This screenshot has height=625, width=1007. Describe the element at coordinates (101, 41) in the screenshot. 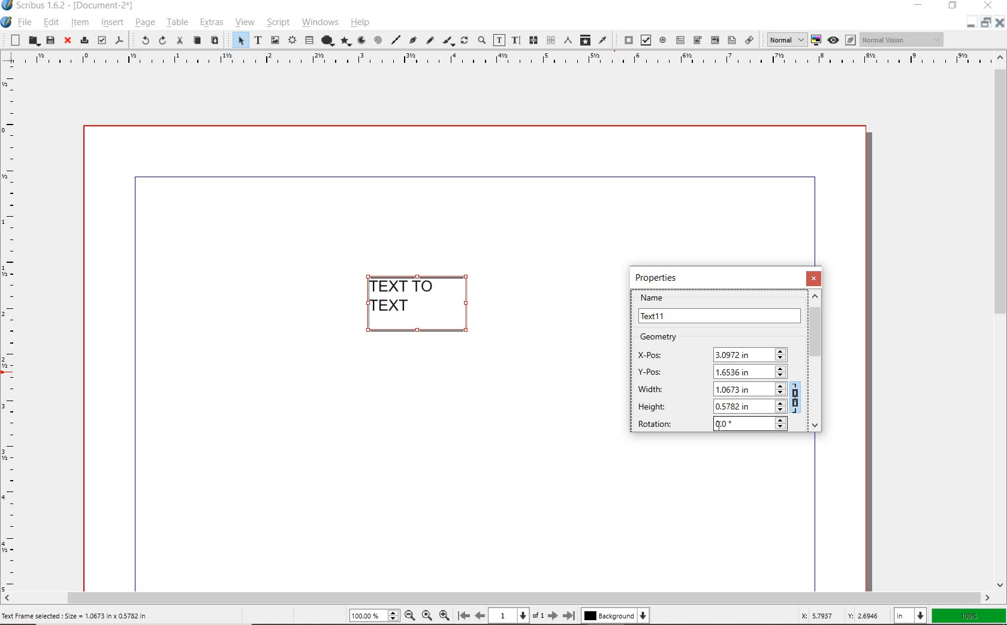

I see `preflight verifier` at that location.